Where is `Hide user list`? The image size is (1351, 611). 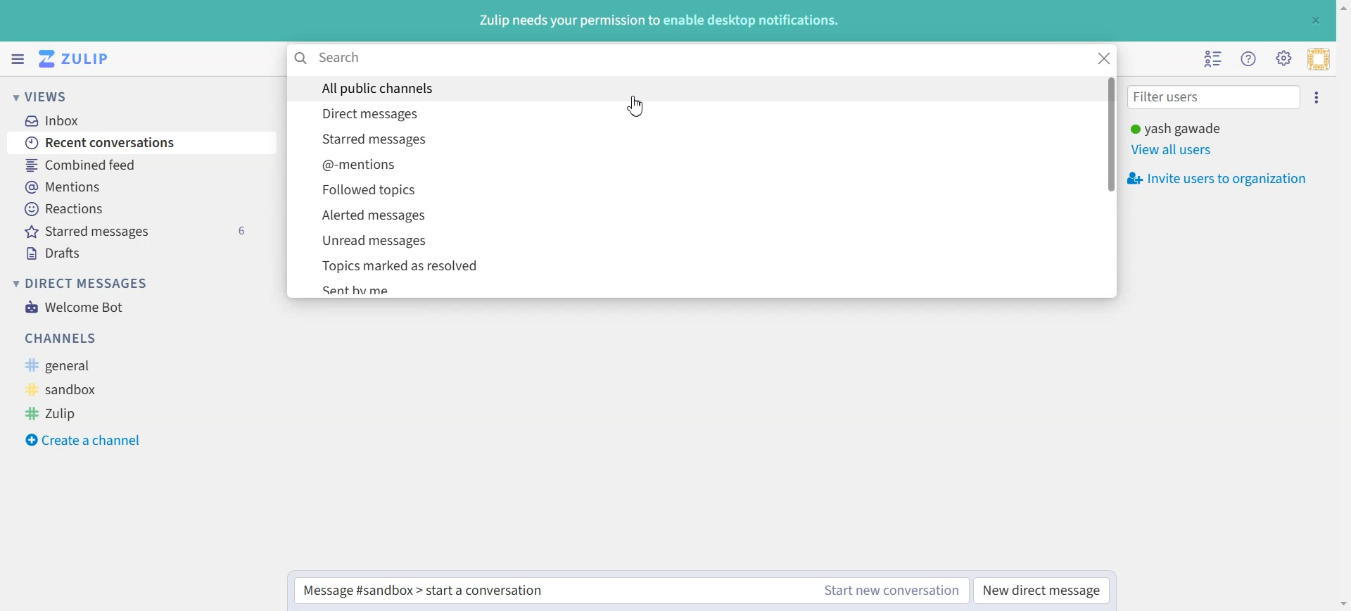 Hide user list is located at coordinates (1215, 60).